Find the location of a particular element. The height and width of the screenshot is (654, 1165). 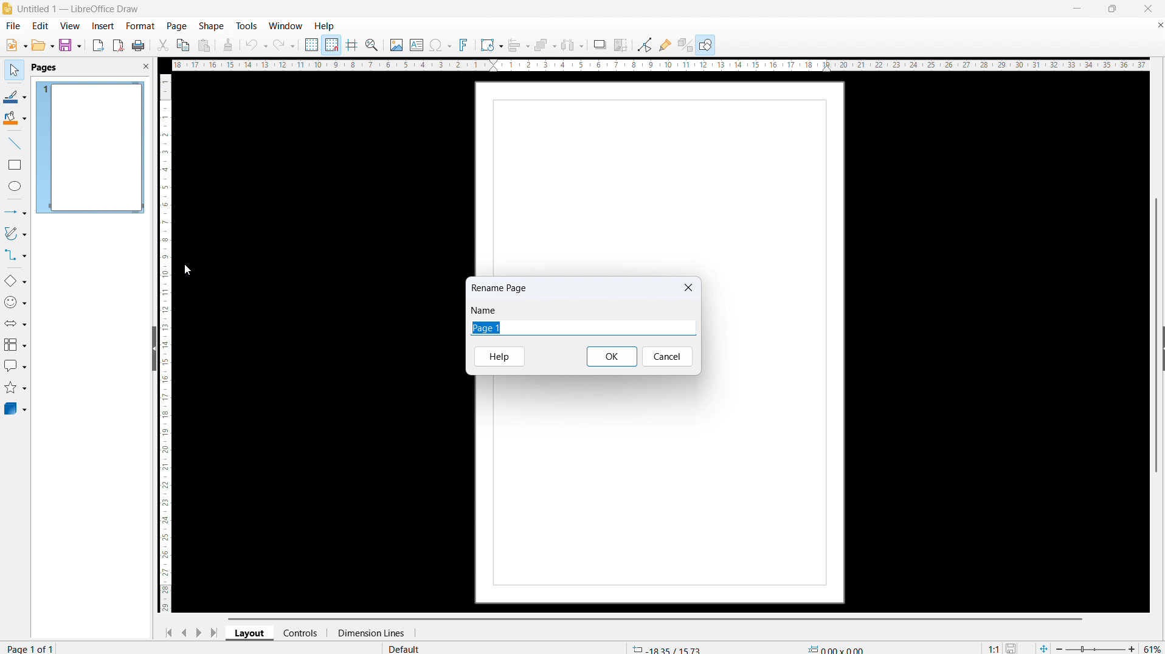

open is located at coordinates (43, 46).